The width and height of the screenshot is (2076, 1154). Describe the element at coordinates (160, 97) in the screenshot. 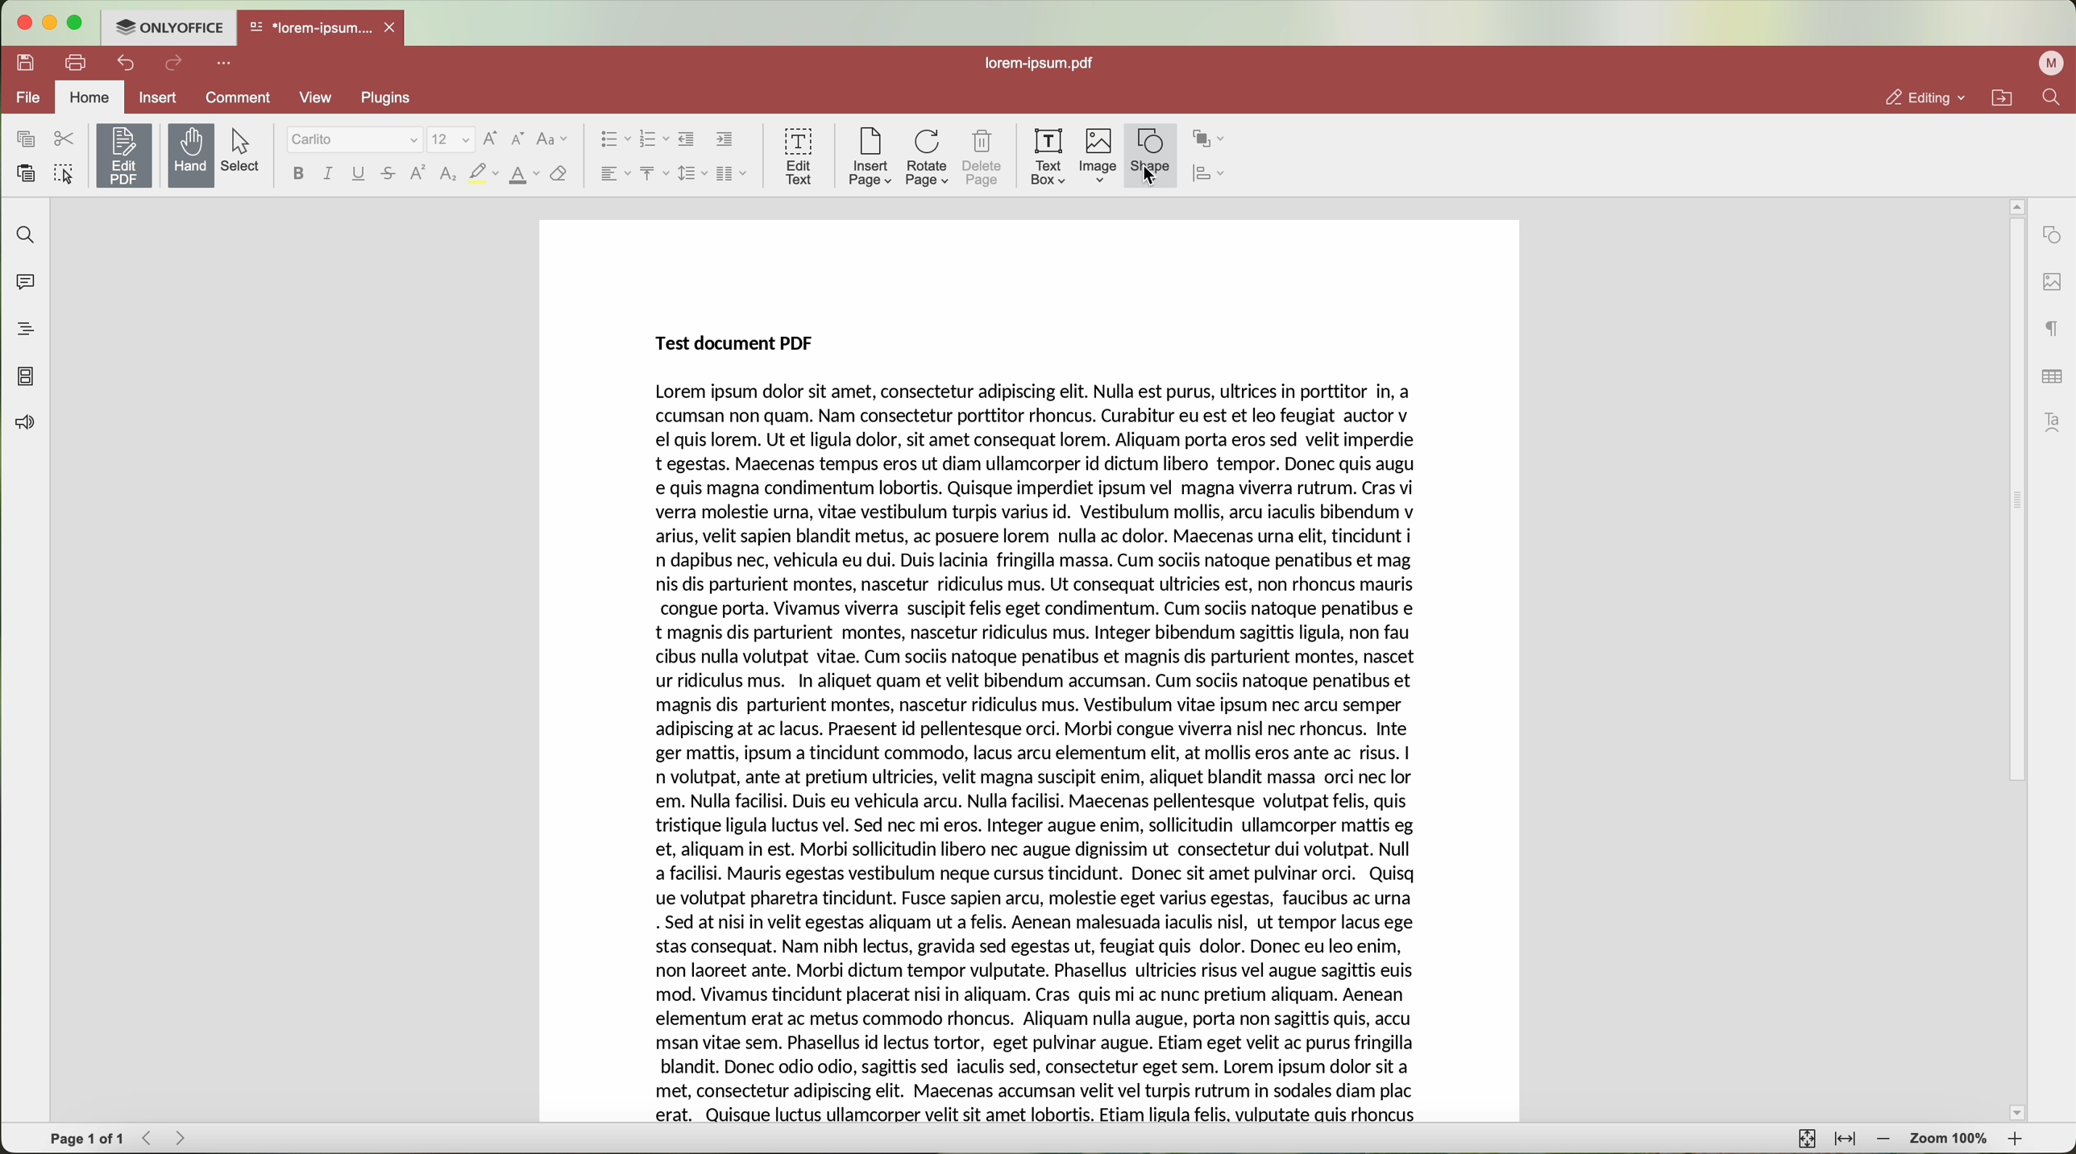

I see `insert` at that location.